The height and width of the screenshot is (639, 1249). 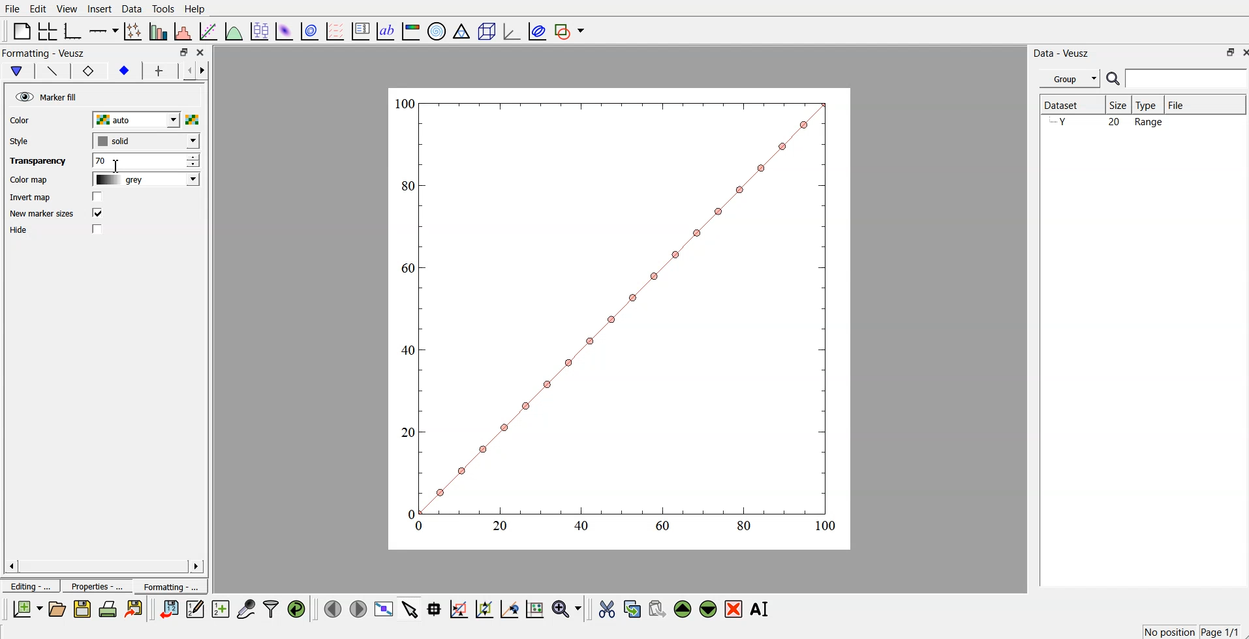 I want to click on add a shape to the plot, so click(x=570, y=31).